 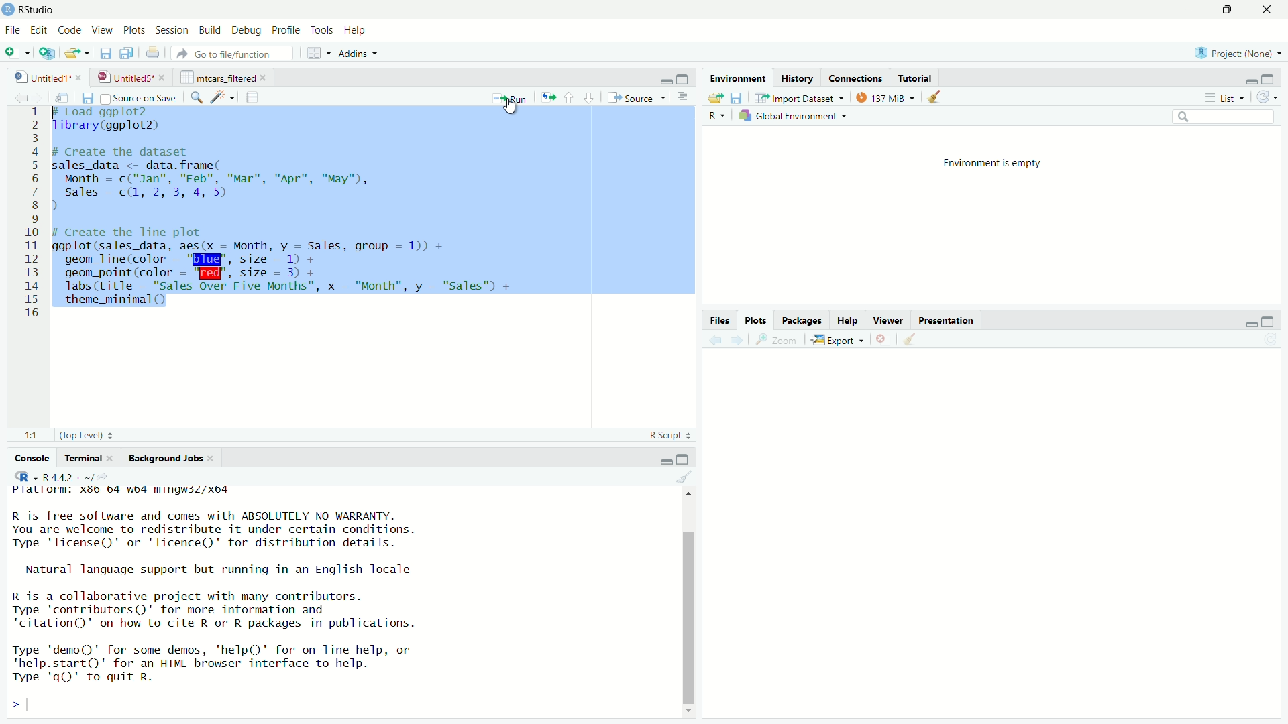 What do you see at coordinates (14, 53) in the screenshot?
I see `new file` at bounding box center [14, 53].